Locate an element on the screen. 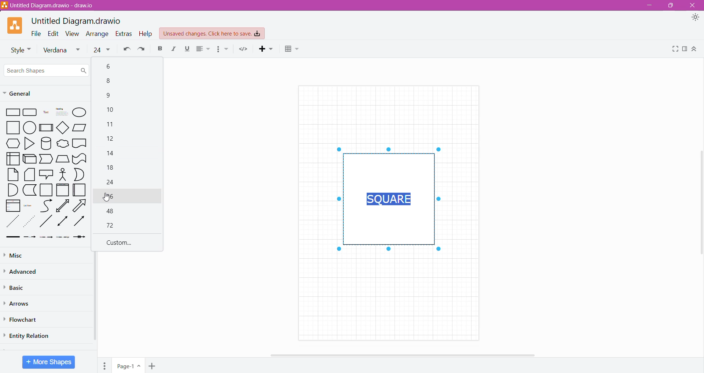 Image resolution: width=704 pixels, height=373 pixels. Minimize is located at coordinates (652, 6).